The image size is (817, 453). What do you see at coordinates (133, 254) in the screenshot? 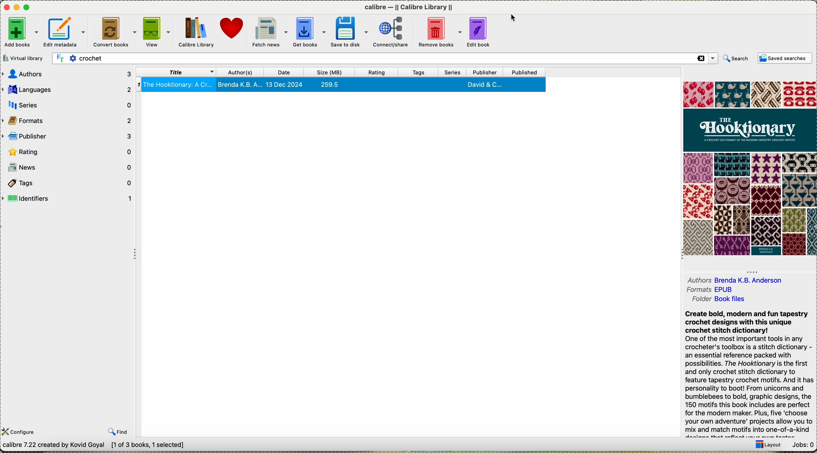
I see `Collapse` at bounding box center [133, 254].